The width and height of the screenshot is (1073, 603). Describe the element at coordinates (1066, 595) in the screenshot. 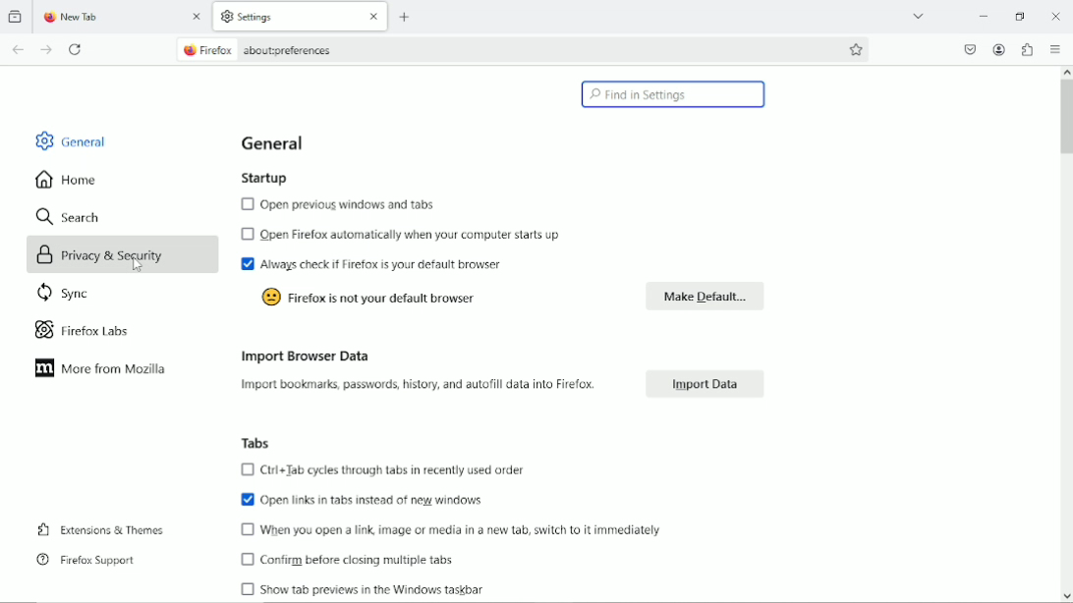

I see `scroll down` at that location.